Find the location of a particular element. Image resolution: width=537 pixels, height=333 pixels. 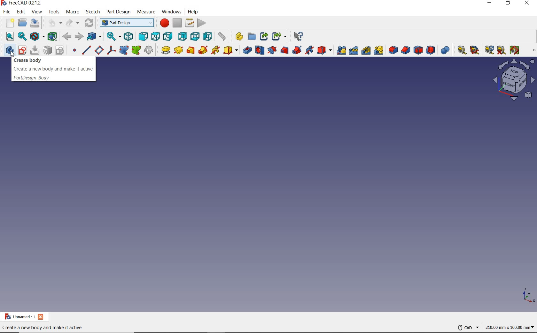

EDIT SKETCH is located at coordinates (35, 50).